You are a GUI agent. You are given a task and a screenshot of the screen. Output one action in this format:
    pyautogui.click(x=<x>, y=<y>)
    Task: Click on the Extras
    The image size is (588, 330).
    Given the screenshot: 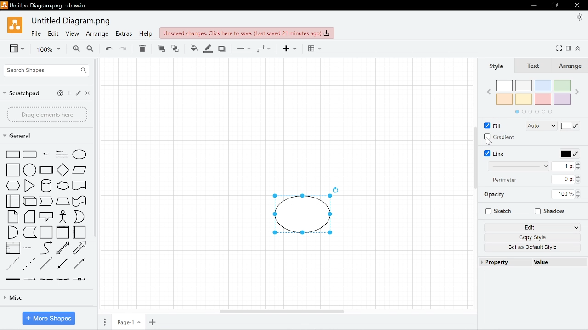 What is the action you would take?
    pyautogui.click(x=124, y=34)
    